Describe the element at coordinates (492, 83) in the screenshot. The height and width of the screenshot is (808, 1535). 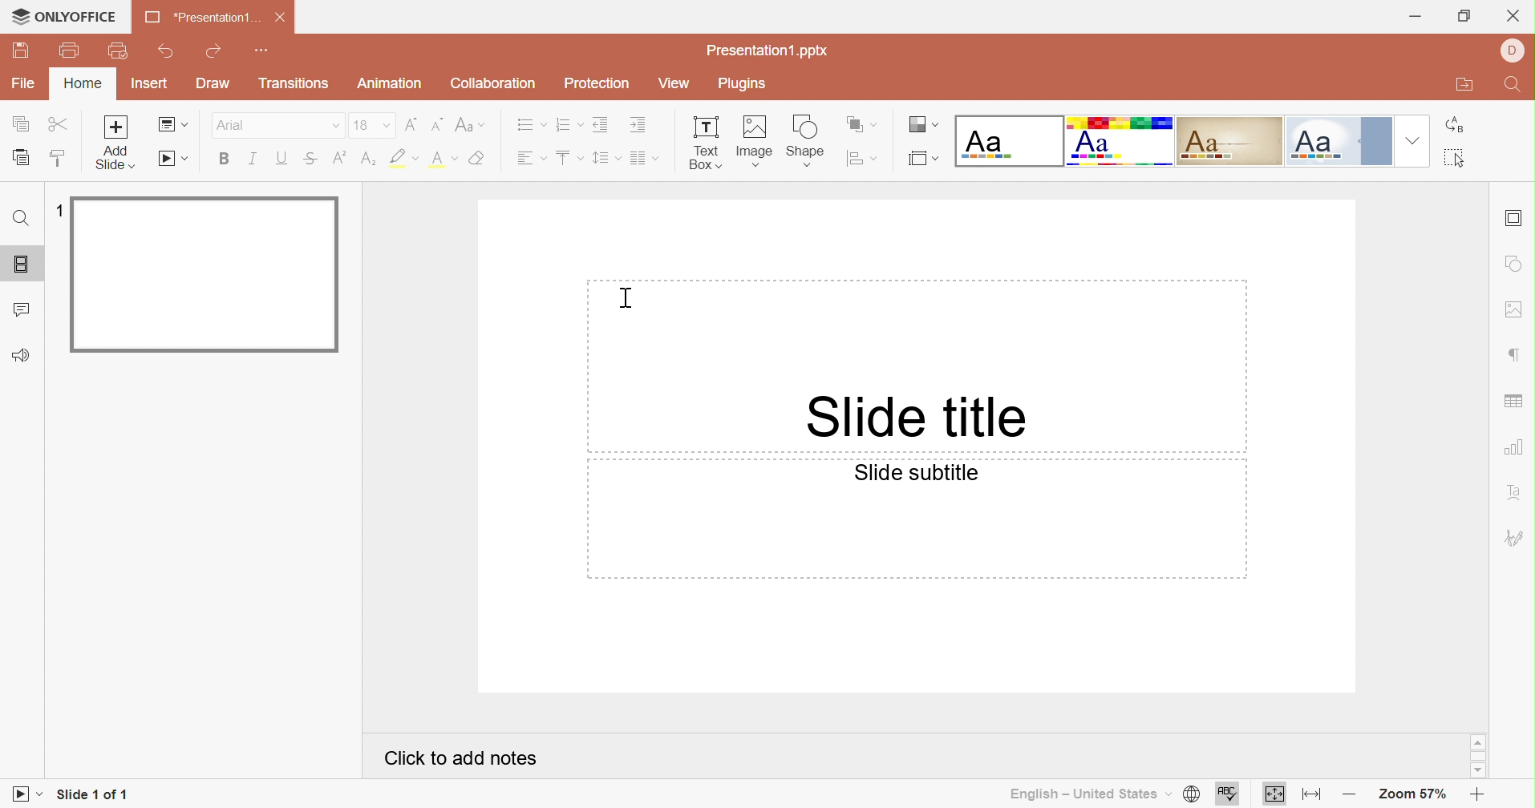
I see `Collaboration` at that location.